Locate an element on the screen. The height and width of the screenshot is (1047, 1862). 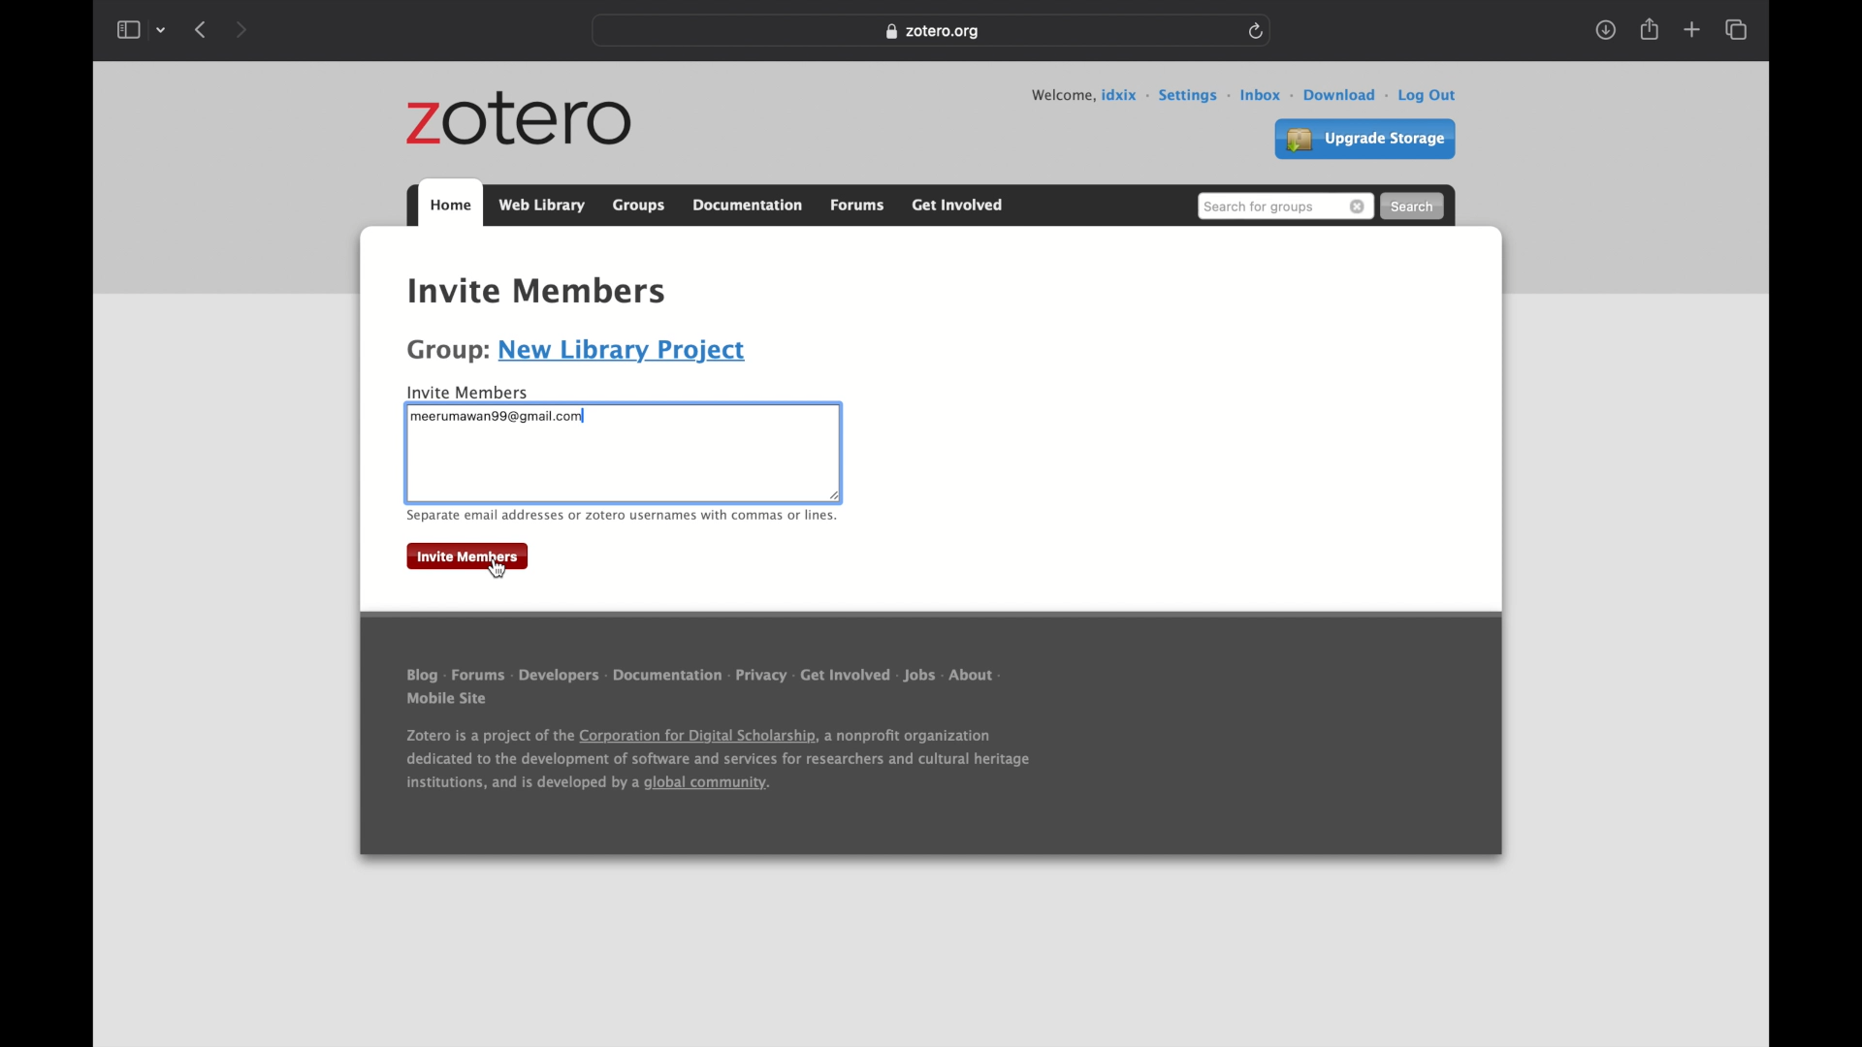
share is located at coordinates (1648, 29).